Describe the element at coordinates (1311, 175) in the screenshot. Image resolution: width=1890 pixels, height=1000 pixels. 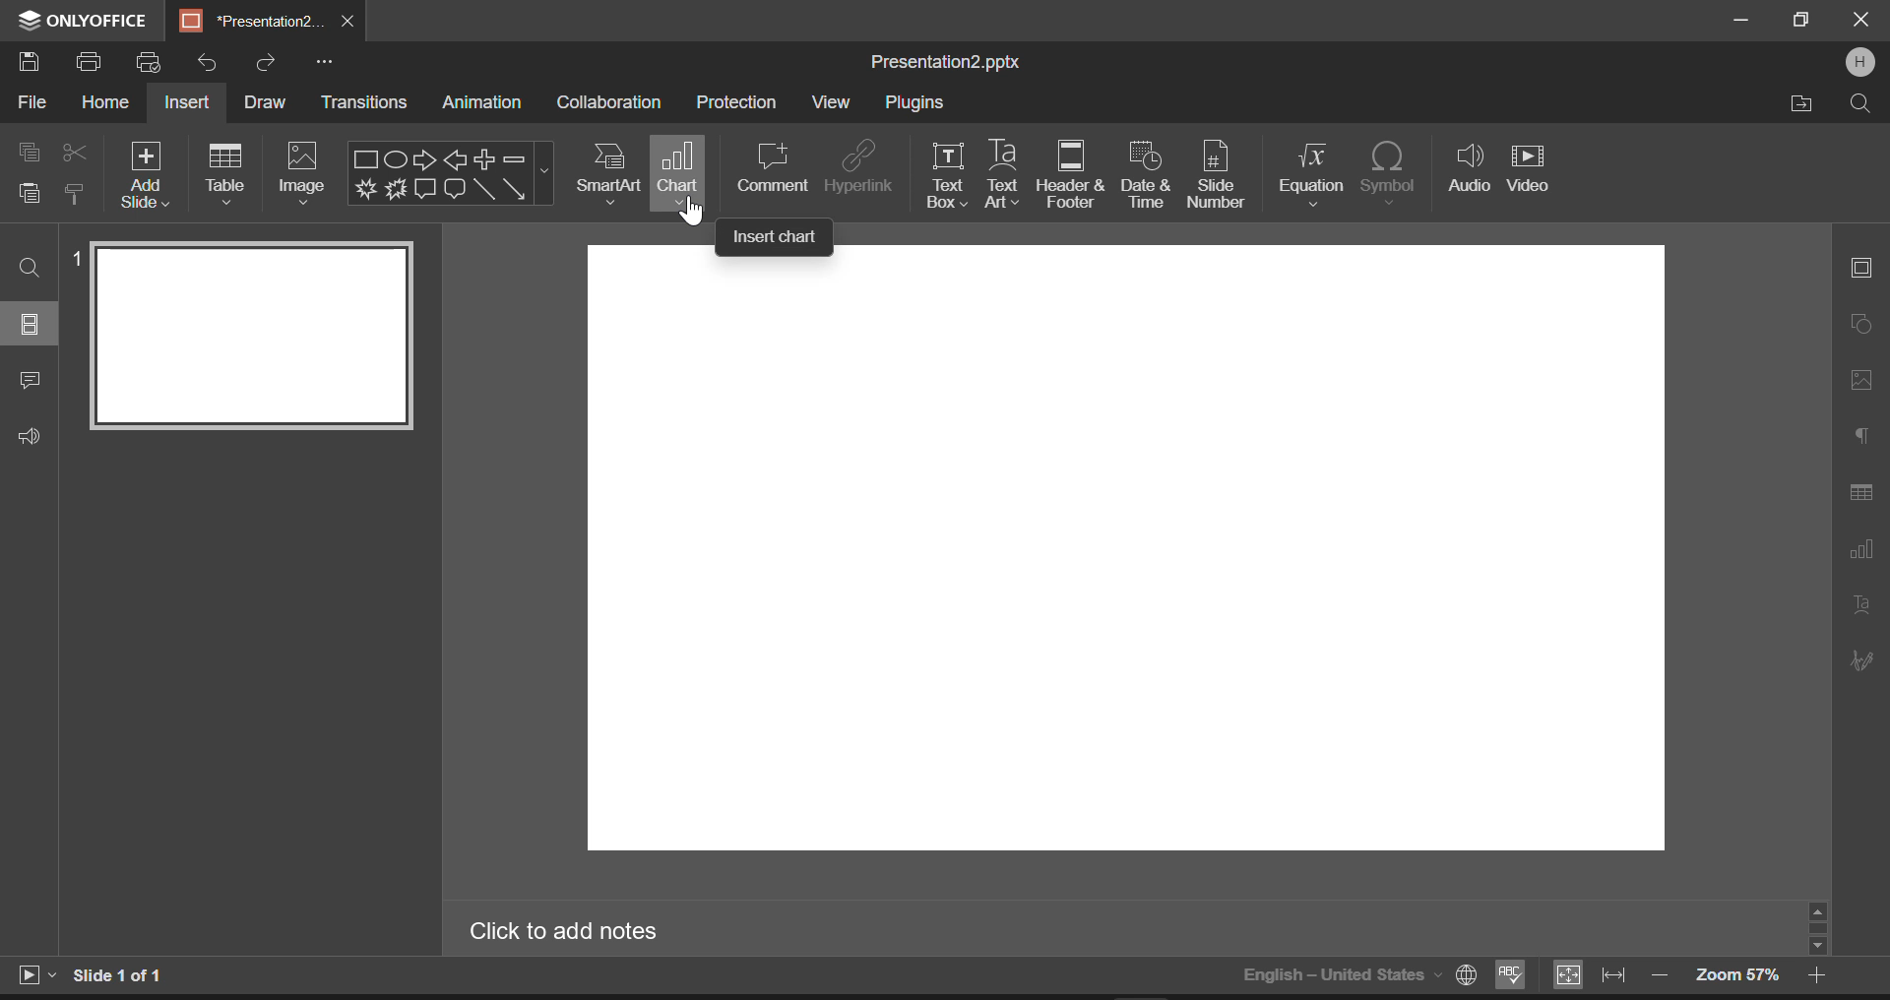
I see `Equation` at that location.